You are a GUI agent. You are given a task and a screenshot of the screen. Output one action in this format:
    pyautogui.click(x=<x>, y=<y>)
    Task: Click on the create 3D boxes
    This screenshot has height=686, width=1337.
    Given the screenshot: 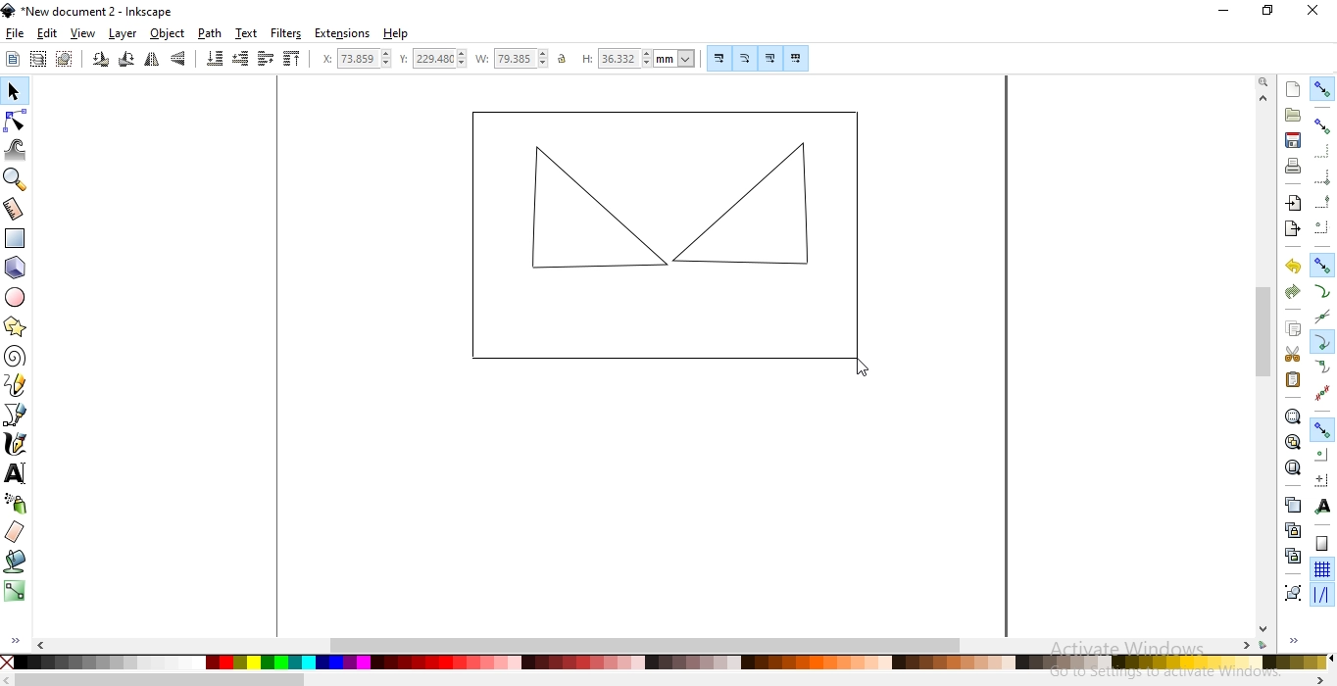 What is the action you would take?
    pyautogui.click(x=15, y=269)
    